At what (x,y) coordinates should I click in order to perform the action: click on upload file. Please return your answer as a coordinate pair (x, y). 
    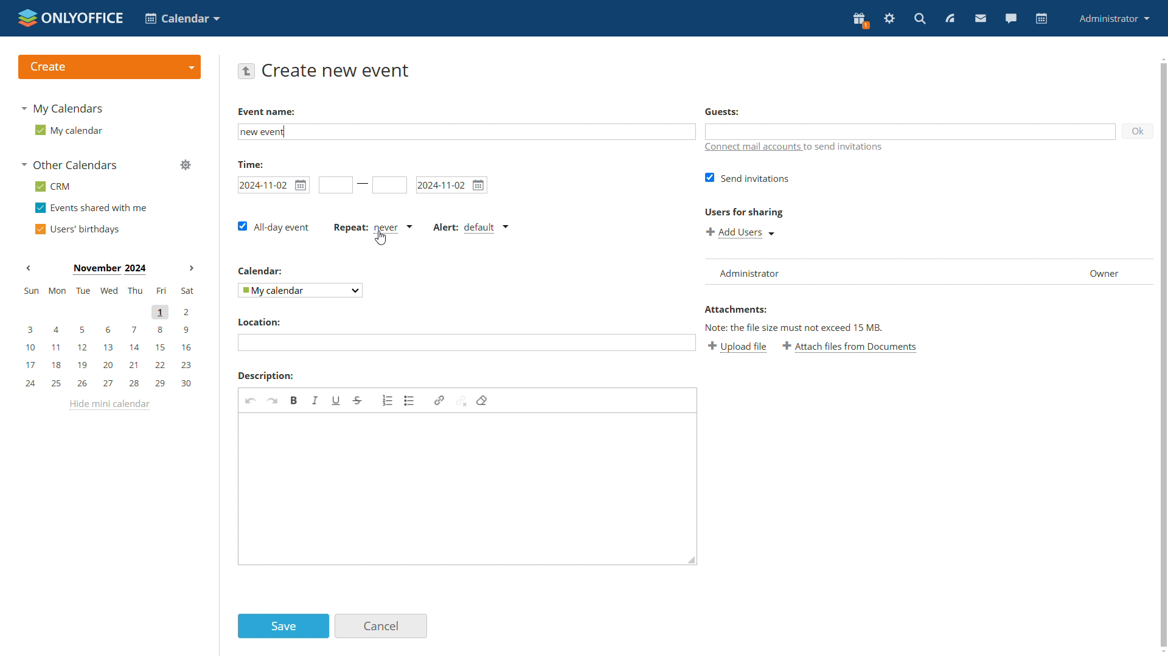
    Looking at the image, I should click on (739, 348).